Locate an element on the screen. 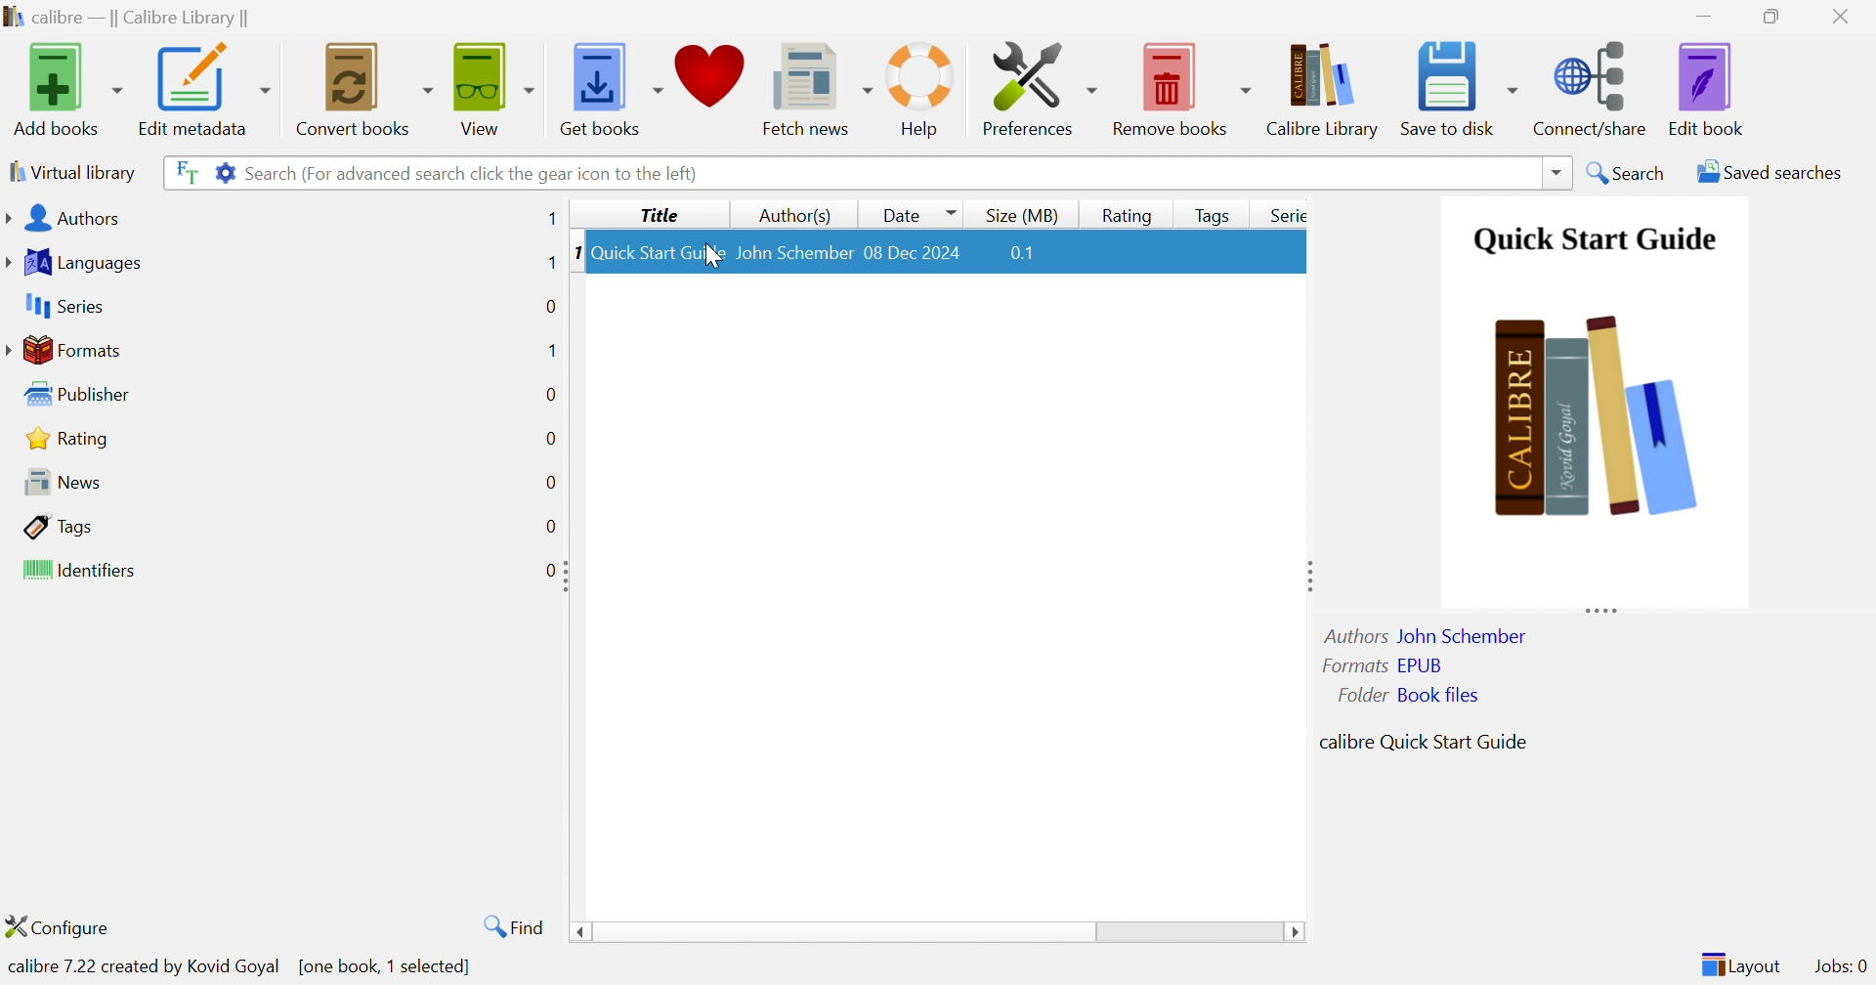 This screenshot has width=1876, height=985. 0 is located at coordinates (549, 306).